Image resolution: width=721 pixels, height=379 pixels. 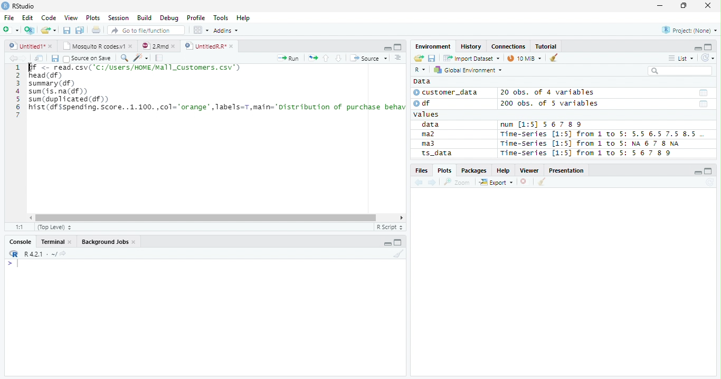 What do you see at coordinates (124, 58) in the screenshot?
I see `Find/Replace` at bounding box center [124, 58].